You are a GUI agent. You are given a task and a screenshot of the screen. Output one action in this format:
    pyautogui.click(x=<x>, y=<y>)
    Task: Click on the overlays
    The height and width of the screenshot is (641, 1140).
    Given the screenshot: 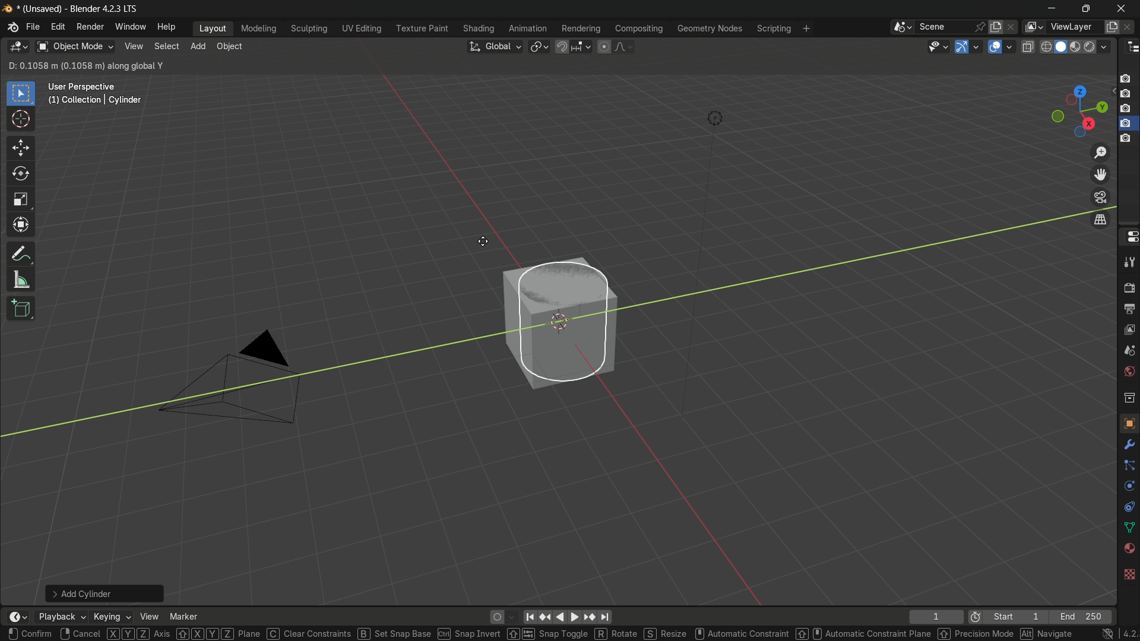 What is the action you would take?
    pyautogui.click(x=1012, y=46)
    